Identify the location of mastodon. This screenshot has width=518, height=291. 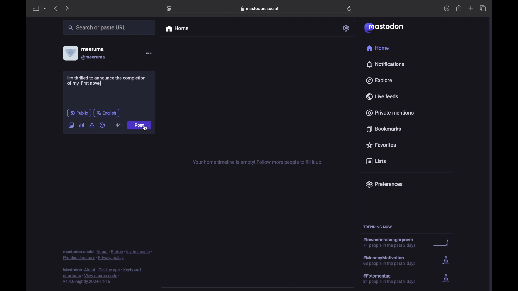
(384, 28).